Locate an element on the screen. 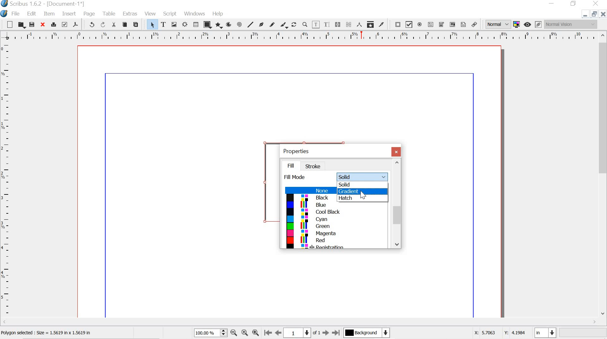 Image resolution: width=607 pixels, height=339 pixels. solid is located at coordinates (362, 185).